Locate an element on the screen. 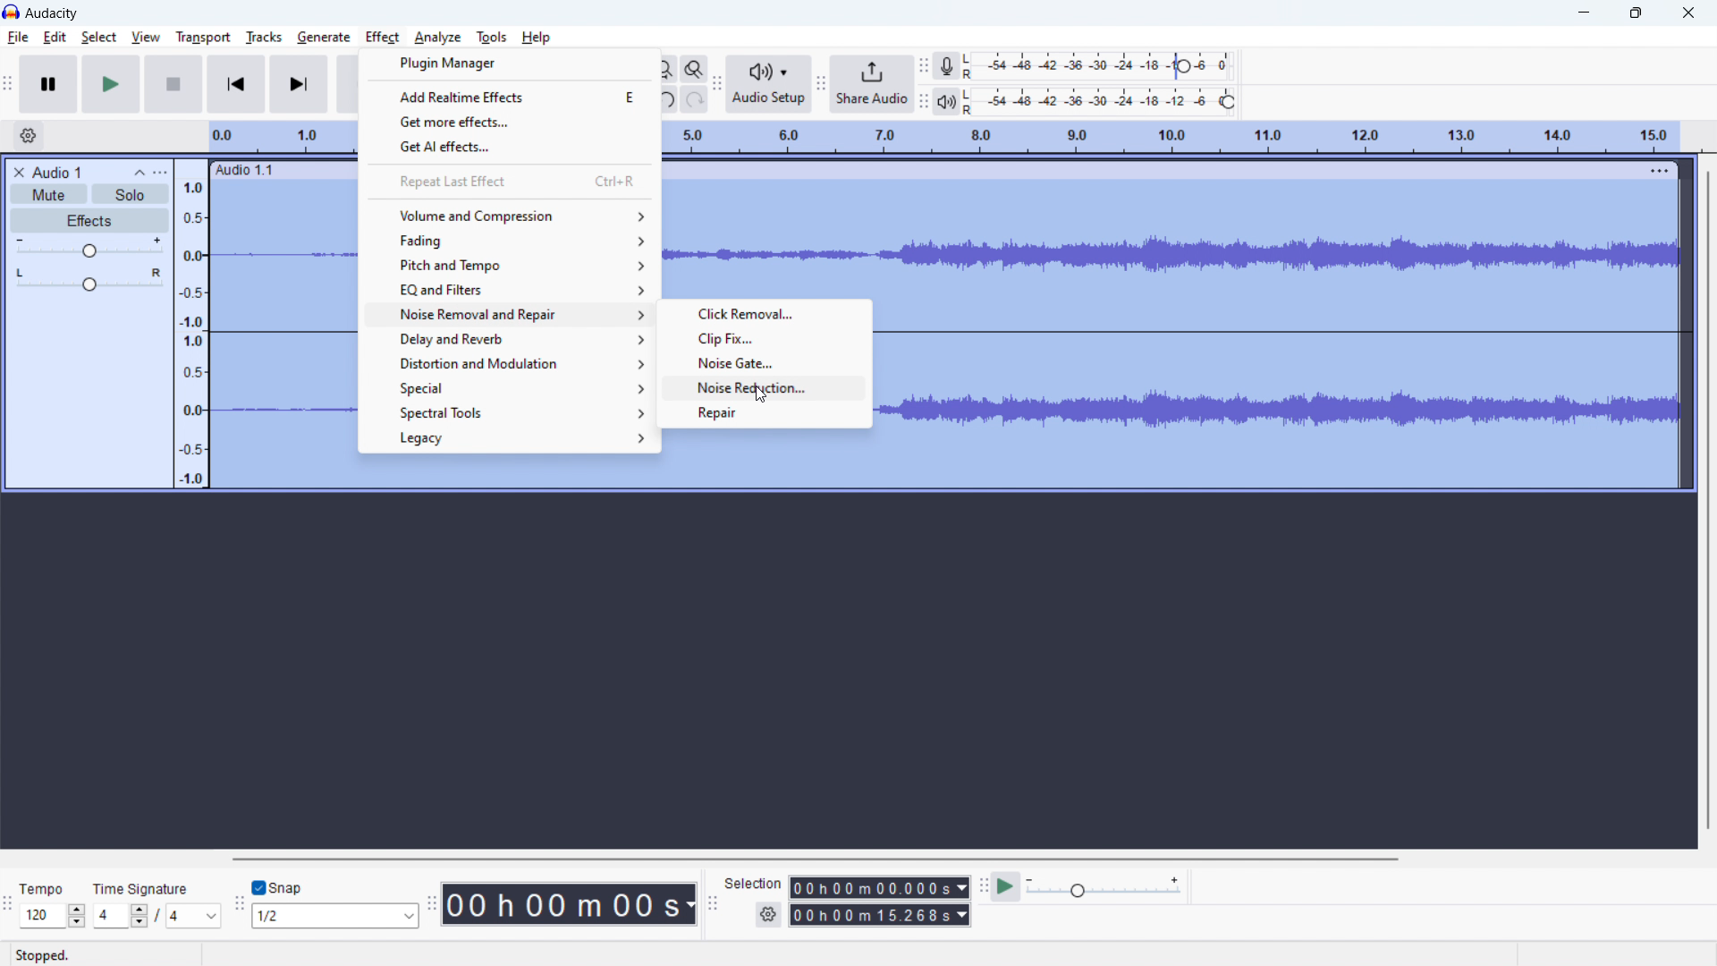 This screenshot has height=966, width=1717. recording meter toolbar is located at coordinates (923, 66).